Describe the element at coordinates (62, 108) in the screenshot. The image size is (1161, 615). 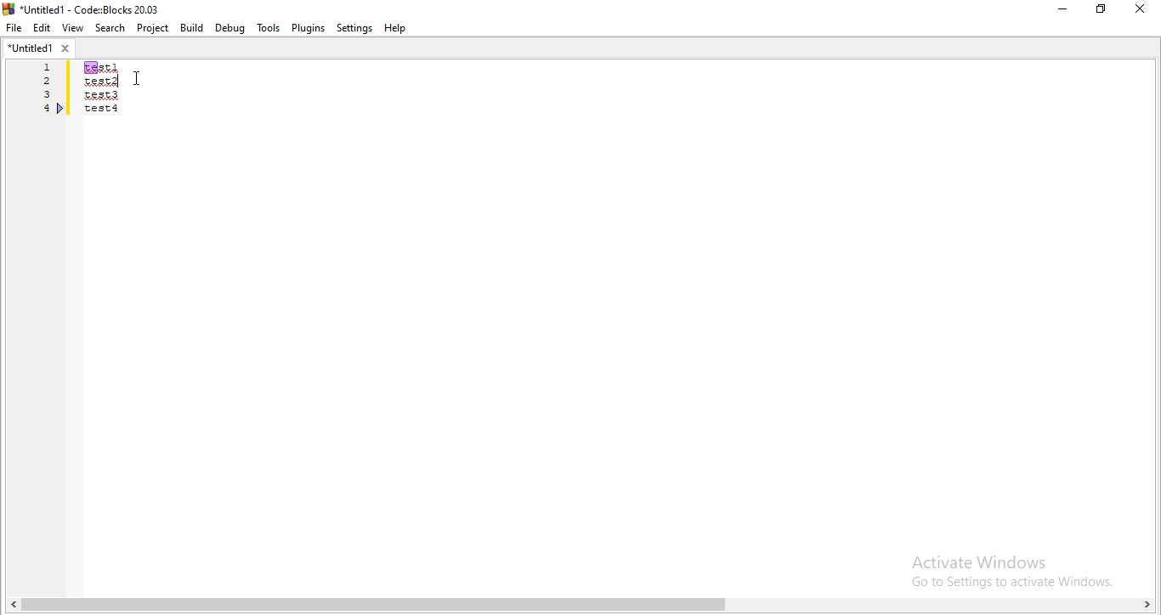
I see `bookmark` at that location.